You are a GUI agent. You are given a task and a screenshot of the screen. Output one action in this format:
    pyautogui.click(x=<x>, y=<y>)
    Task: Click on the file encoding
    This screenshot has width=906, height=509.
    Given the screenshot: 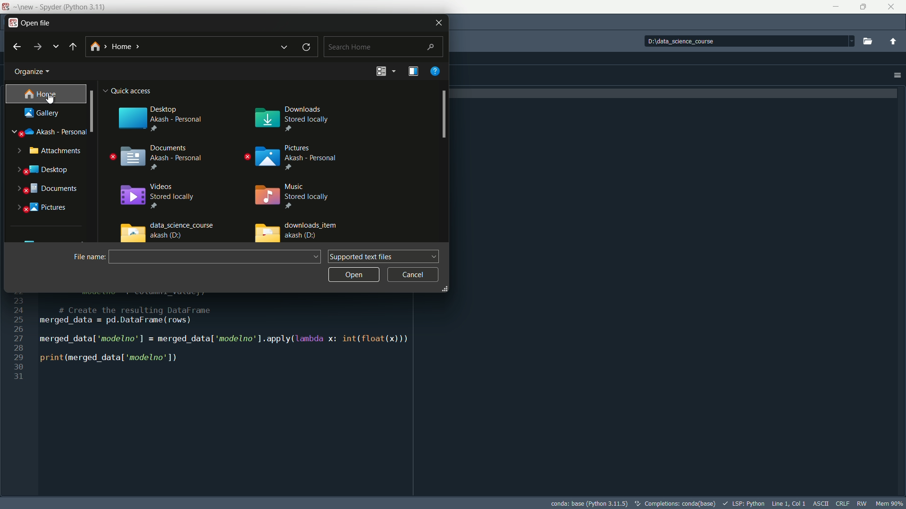 What is the action you would take?
    pyautogui.click(x=841, y=504)
    